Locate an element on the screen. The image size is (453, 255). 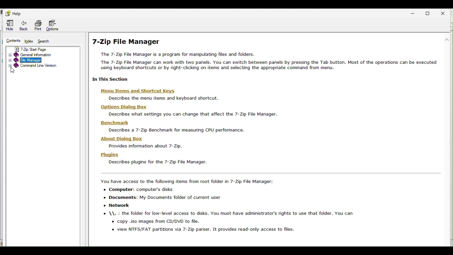
Describes the menu items and keyboard shortcut. is located at coordinates (164, 98).